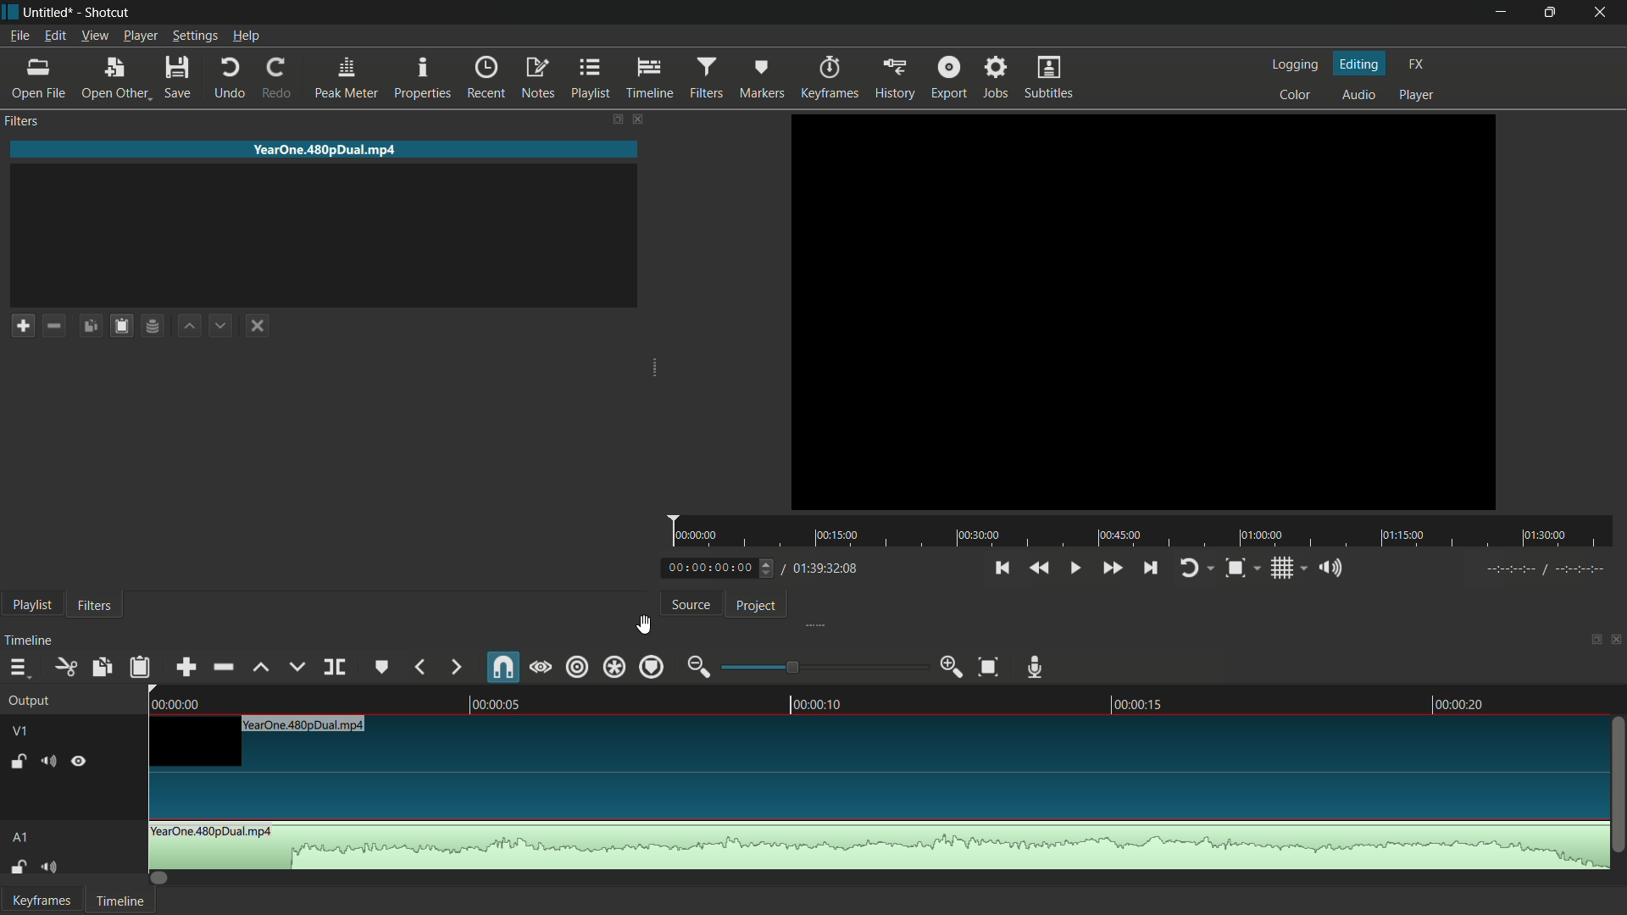 Image resolution: width=1627 pixels, height=915 pixels. I want to click on filters, so click(96, 605).